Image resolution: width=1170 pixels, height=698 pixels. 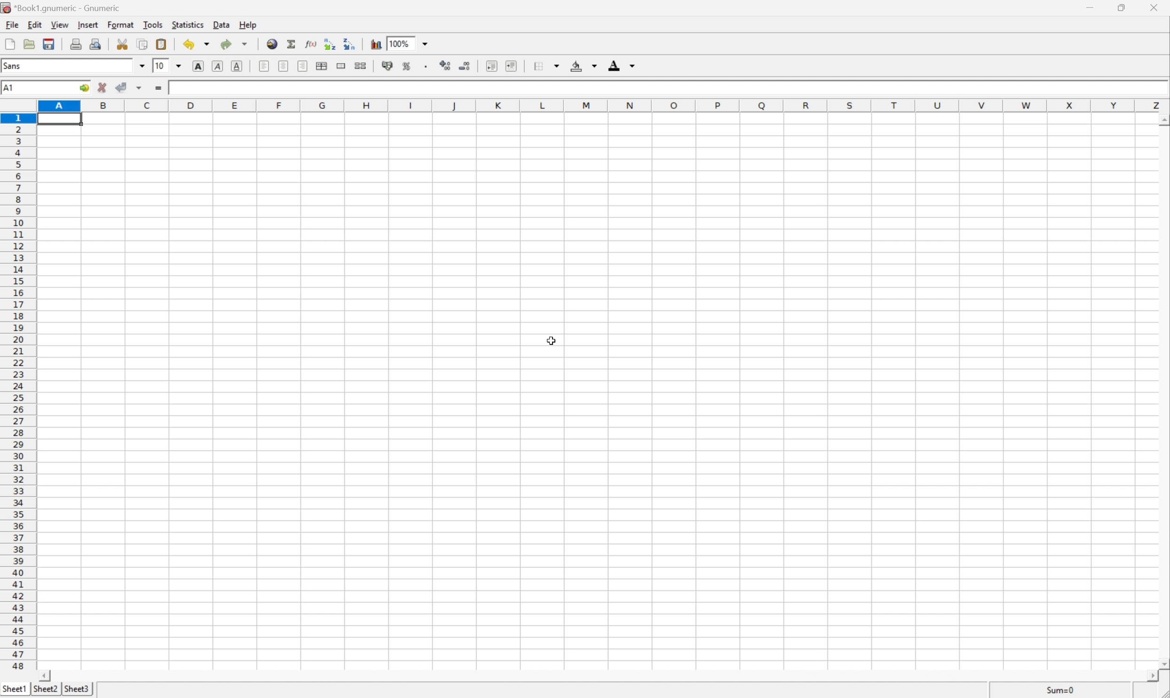 I want to click on Sort the selected region in descending order based on the first column selected, so click(x=349, y=43).